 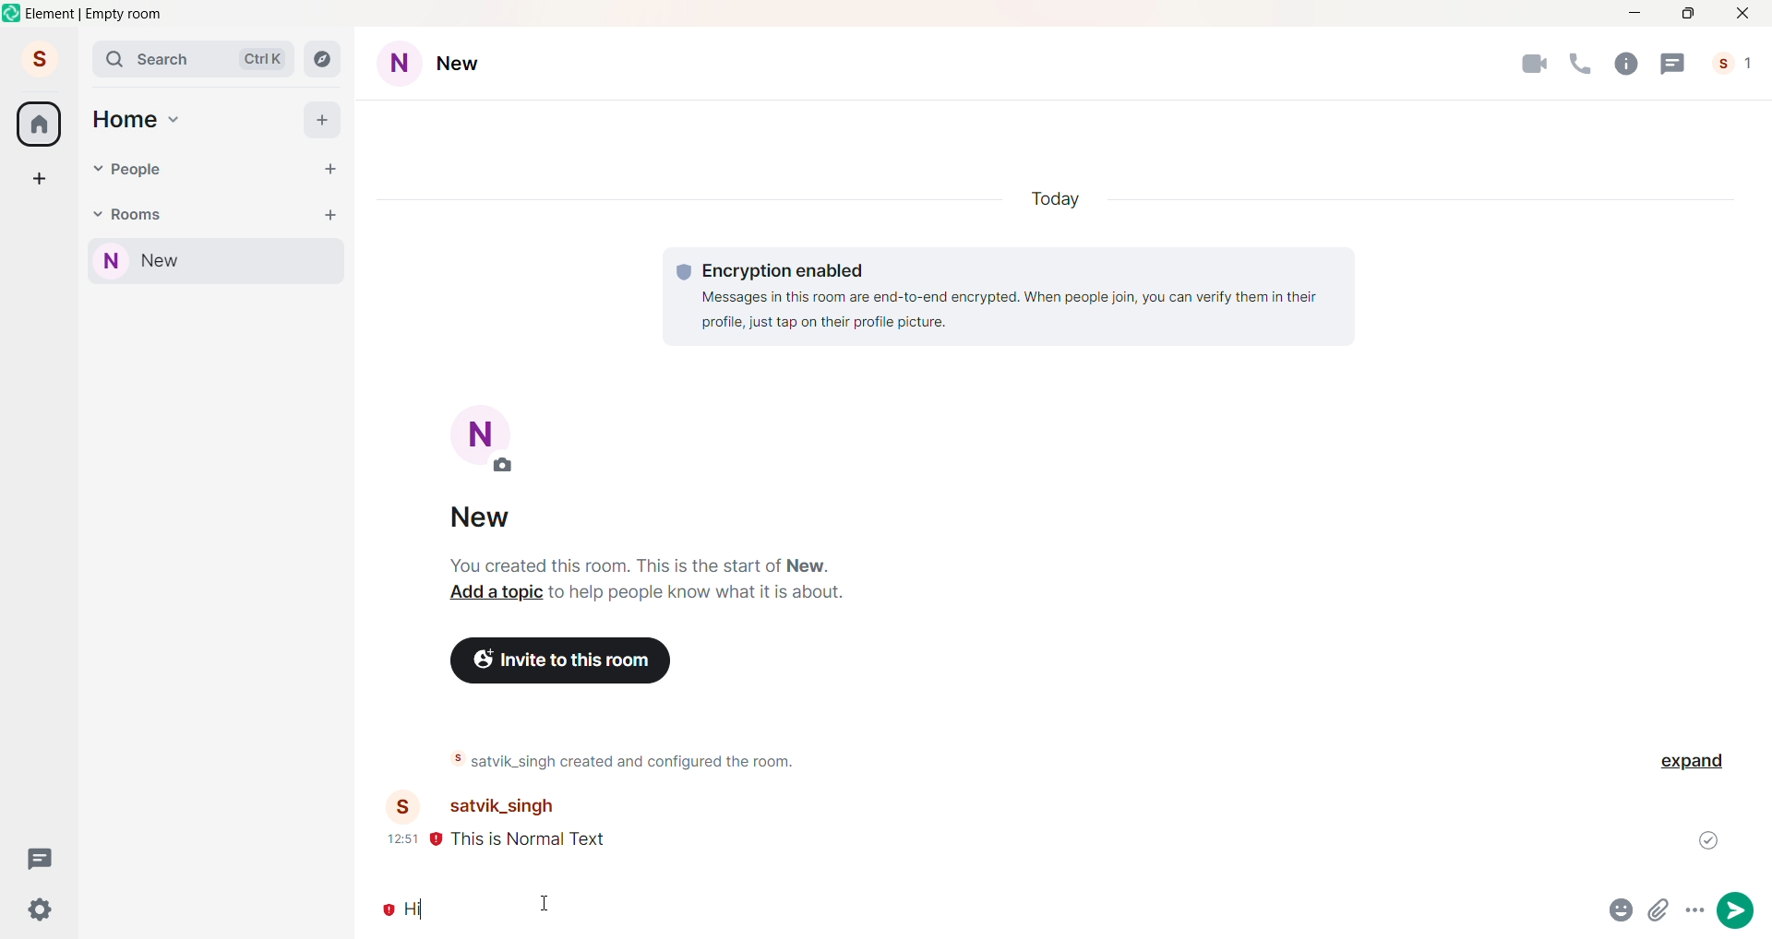 I want to click on People drop down, so click(x=97, y=169).